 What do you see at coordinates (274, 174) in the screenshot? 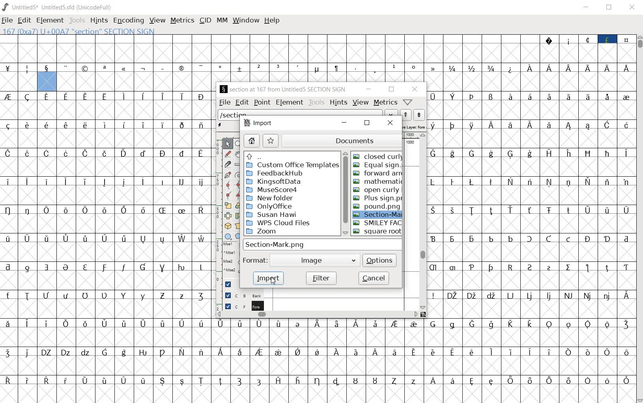
I see `Feedback Hub` at bounding box center [274, 174].